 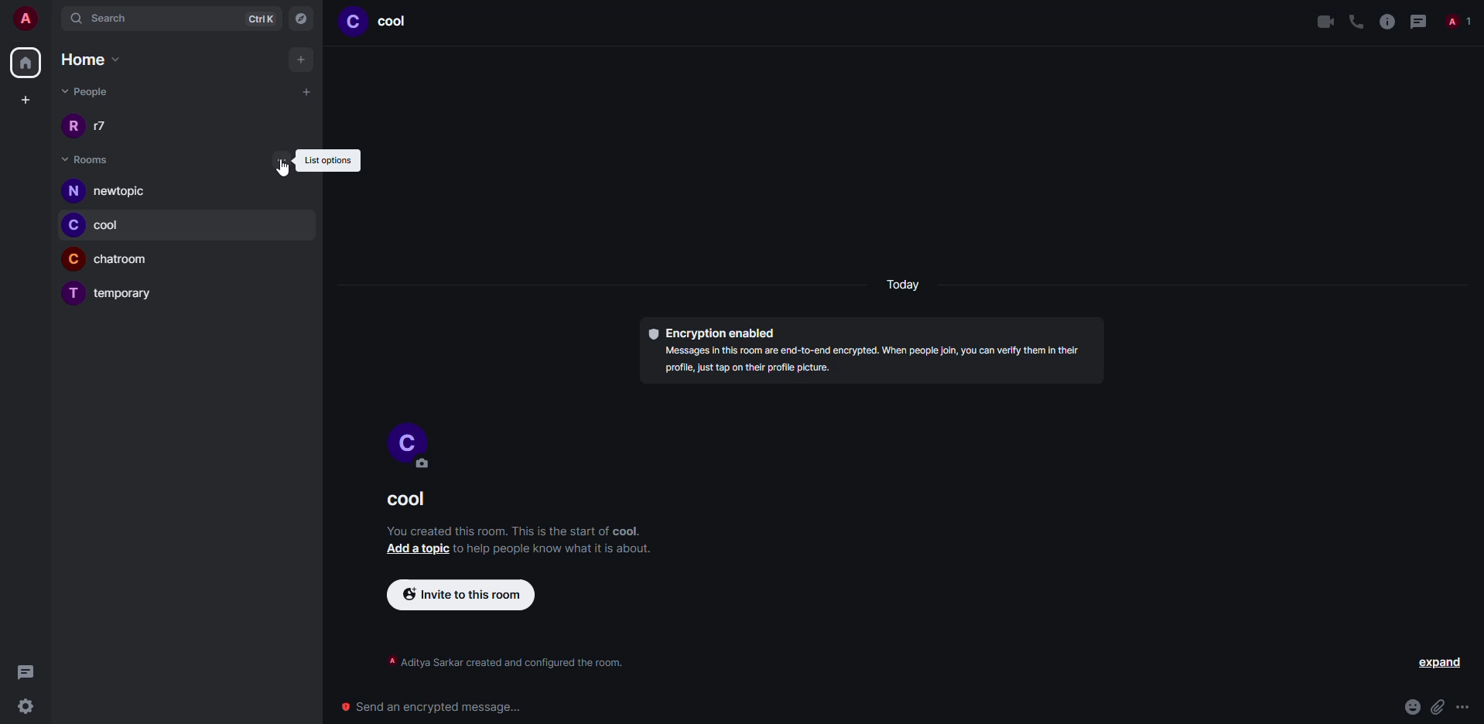 What do you see at coordinates (514, 530) in the screenshot?
I see `info` at bounding box center [514, 530].